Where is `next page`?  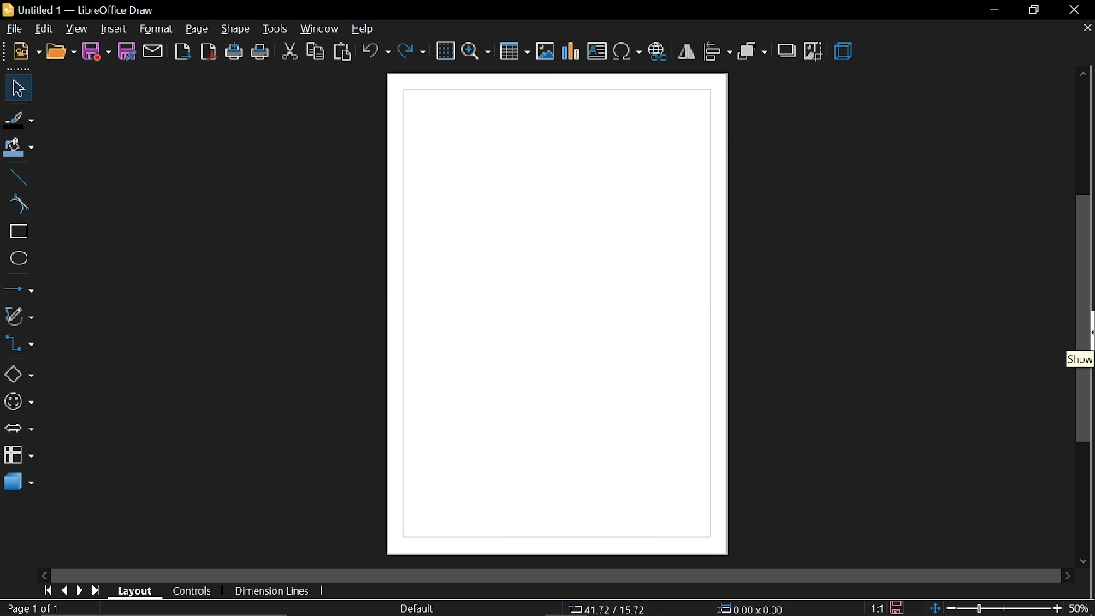 next page is located at coordinates (80, 591).